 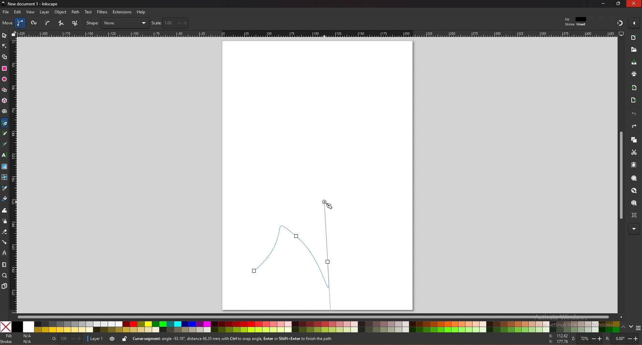 What do you see at coordinates (5, 253) in the screenshot?
I see `lpe` at bounding box center [5, 253].